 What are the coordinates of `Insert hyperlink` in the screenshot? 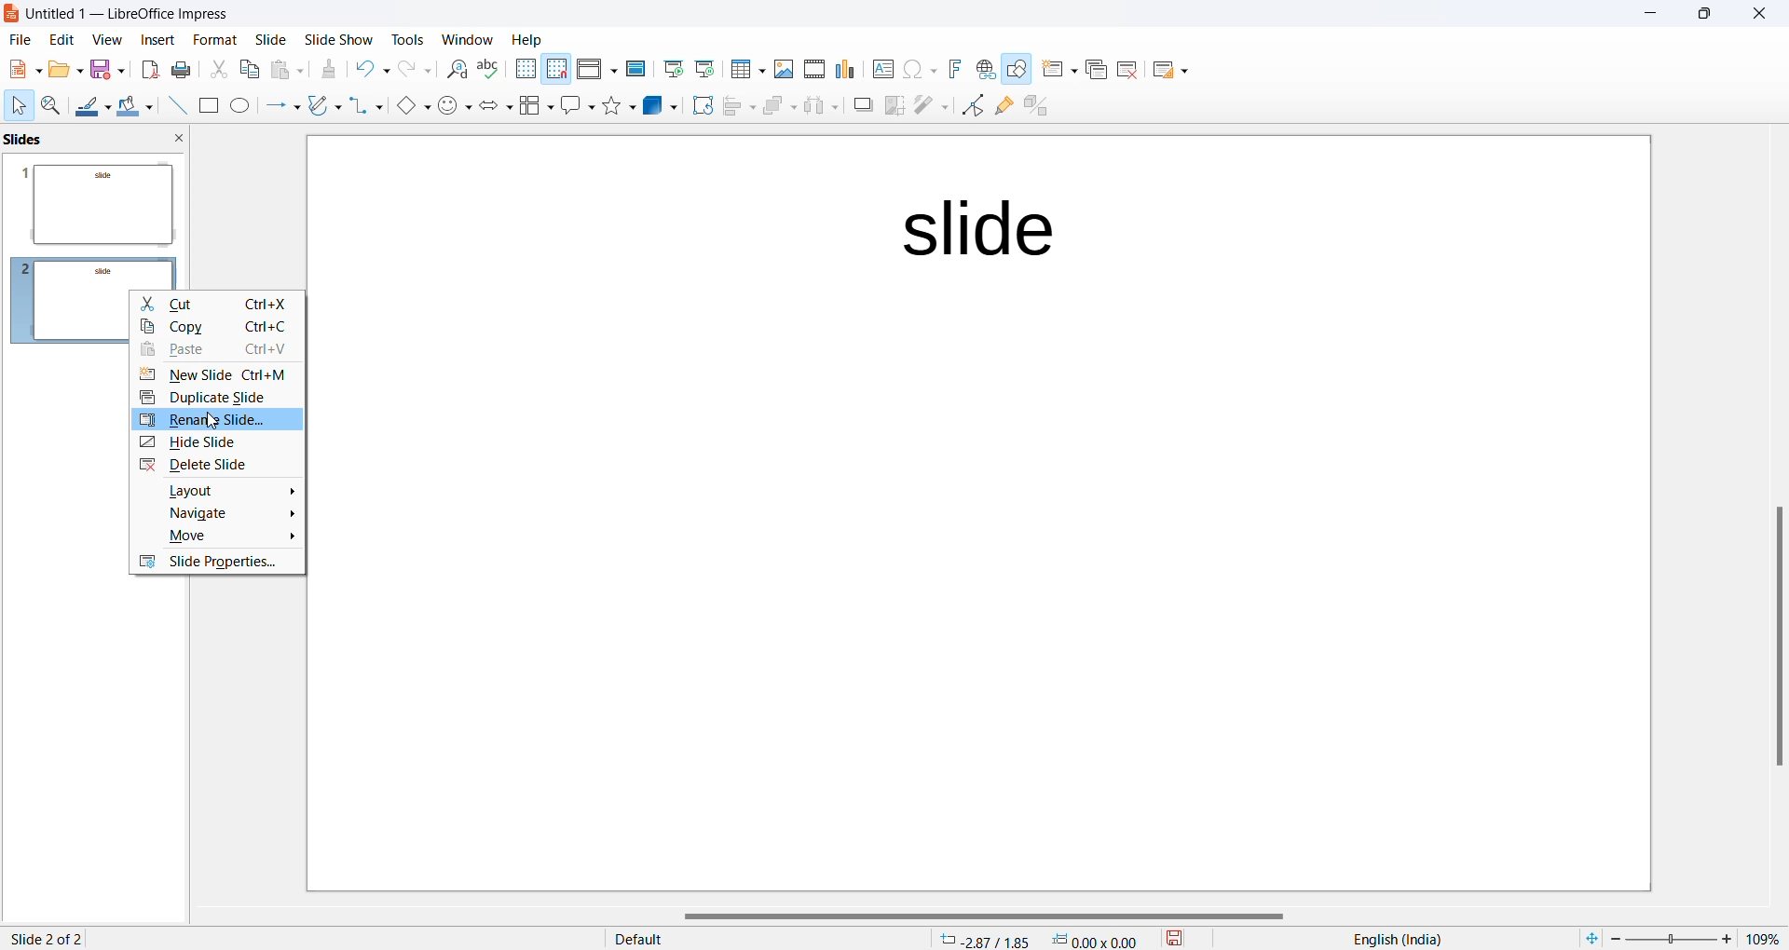 It's located at (982, 70).